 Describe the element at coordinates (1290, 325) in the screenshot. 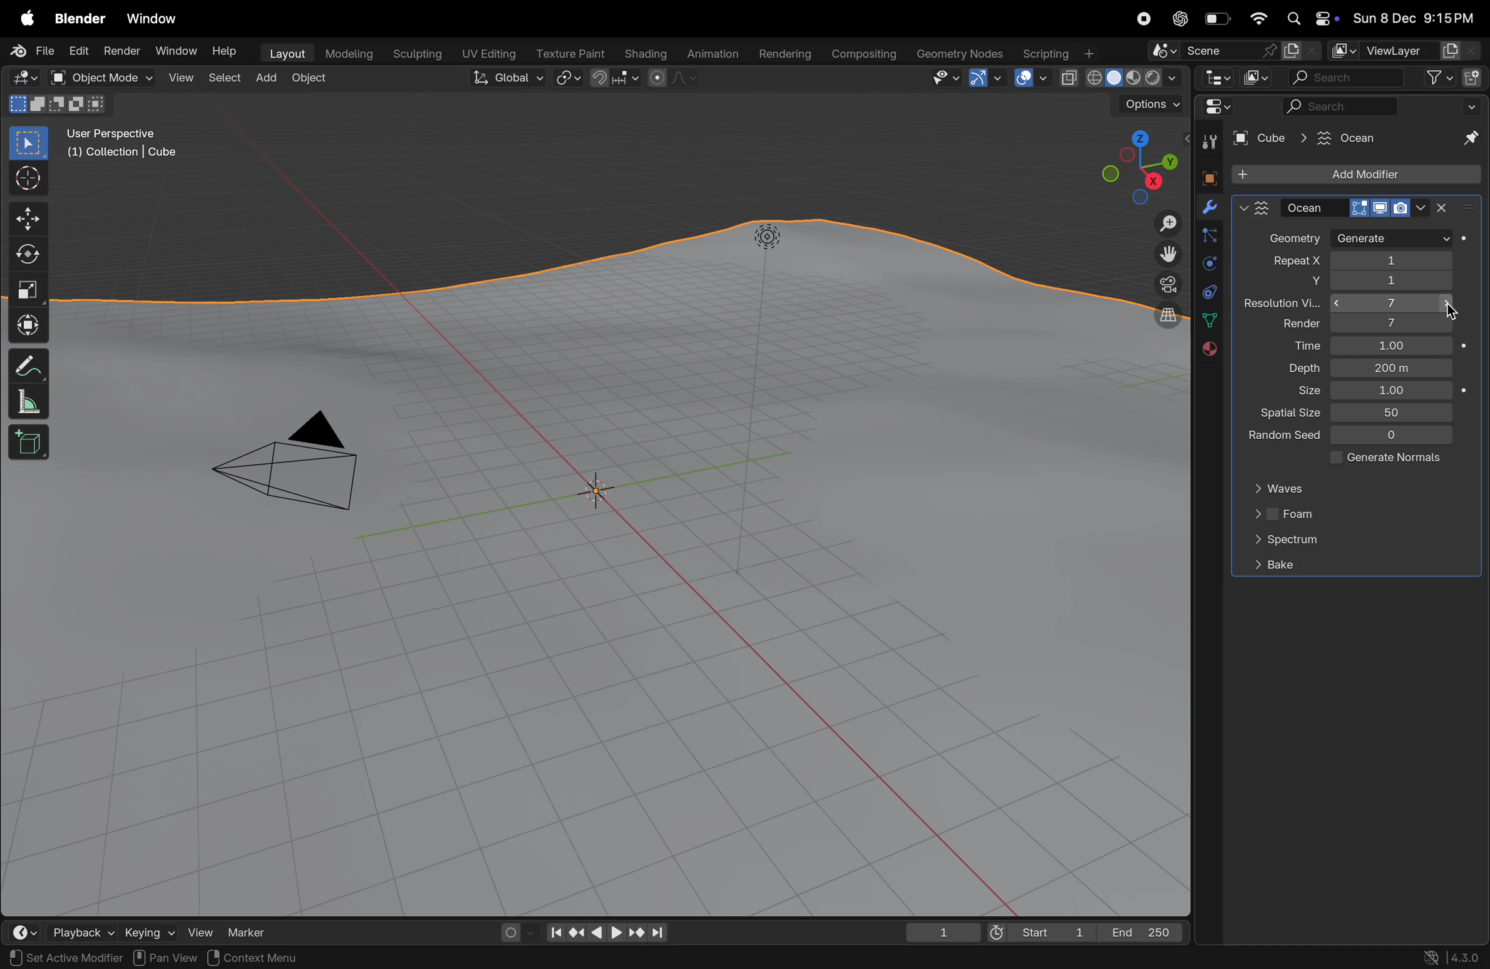

I see `render` at that location.